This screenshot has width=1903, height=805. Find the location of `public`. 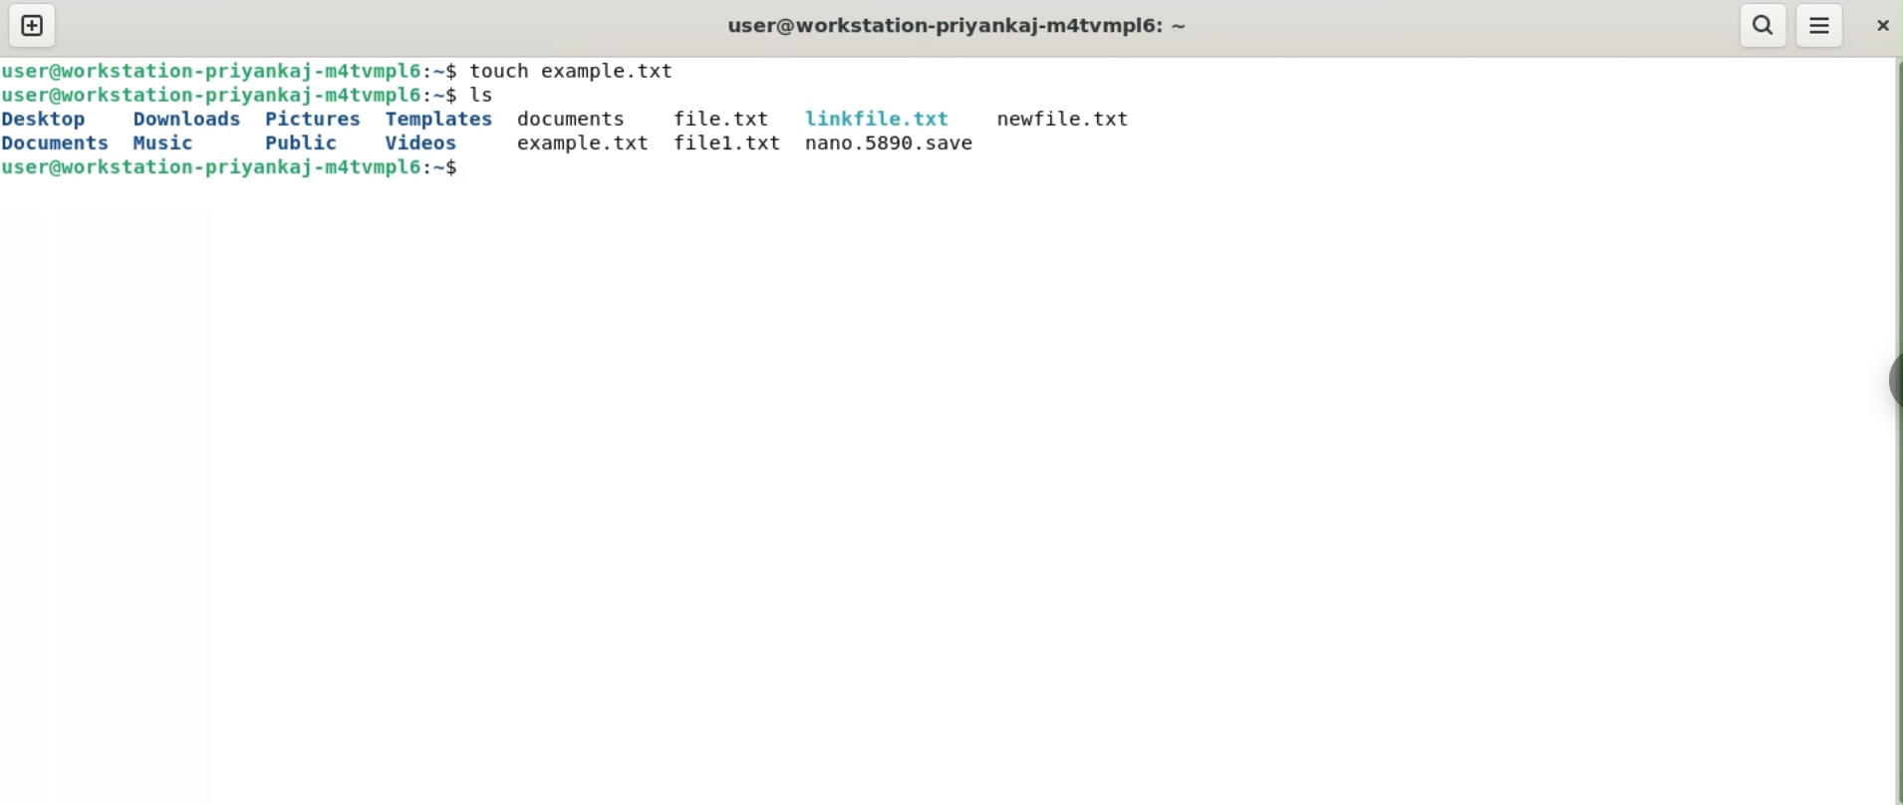

public is located at coordinates (298, 143).